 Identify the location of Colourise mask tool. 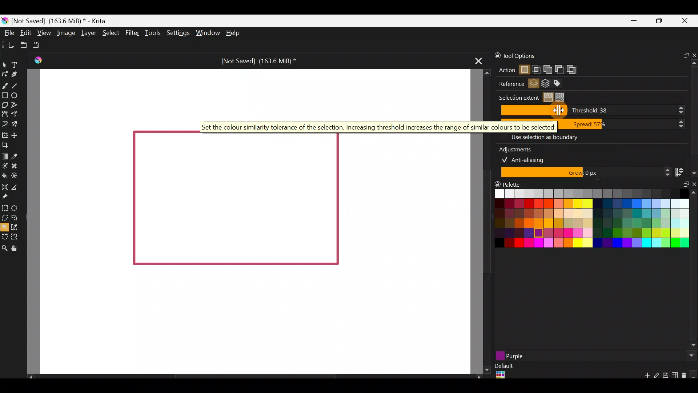
(5, 167).